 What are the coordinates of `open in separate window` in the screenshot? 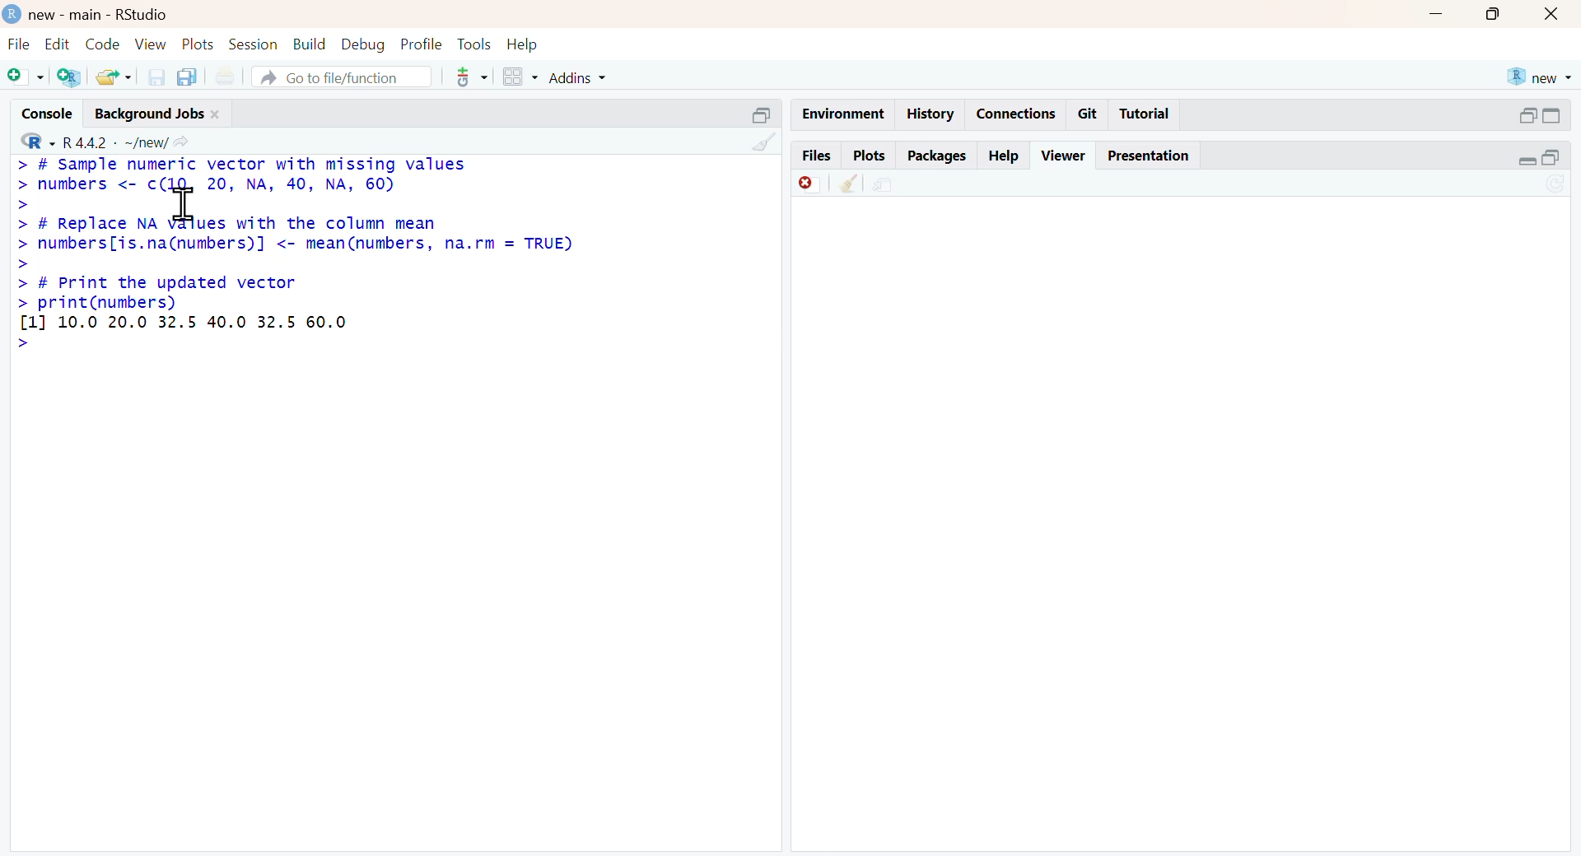 It's located at (763, 115).